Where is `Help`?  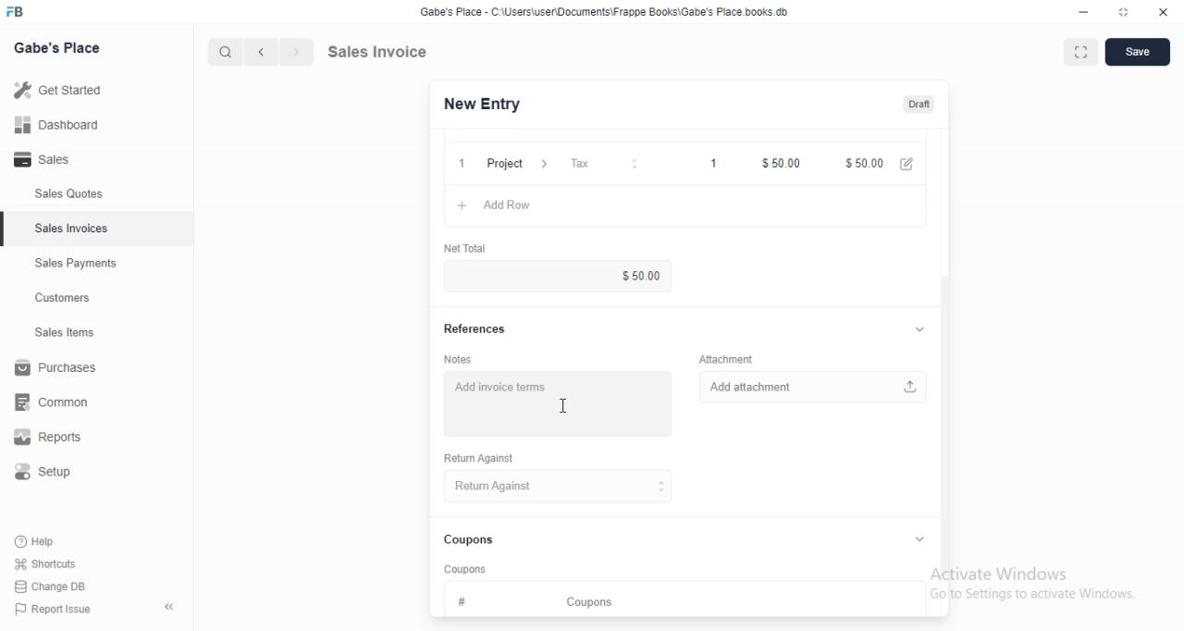 Help is located at coordinates (53, 540).